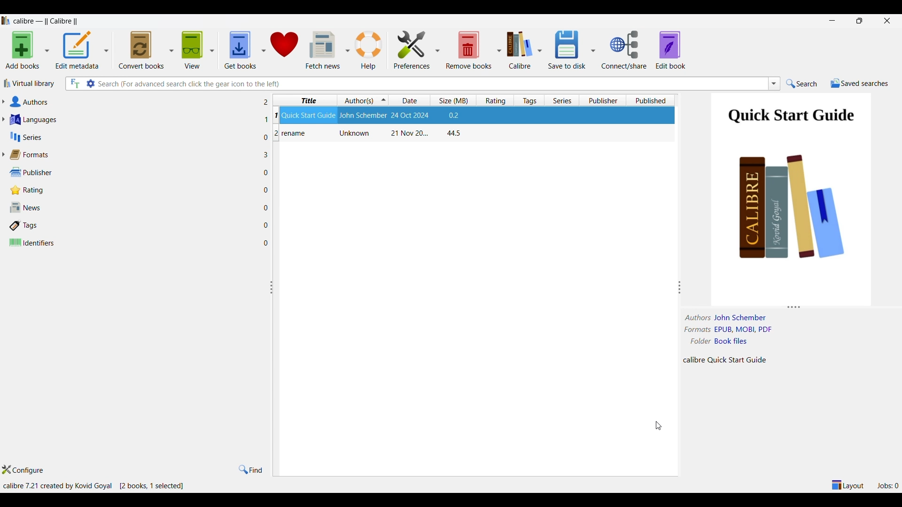  What do you see at coordinates (454, 100) in the screenshot?
I see `Size column` at bounding box center [454, 100].